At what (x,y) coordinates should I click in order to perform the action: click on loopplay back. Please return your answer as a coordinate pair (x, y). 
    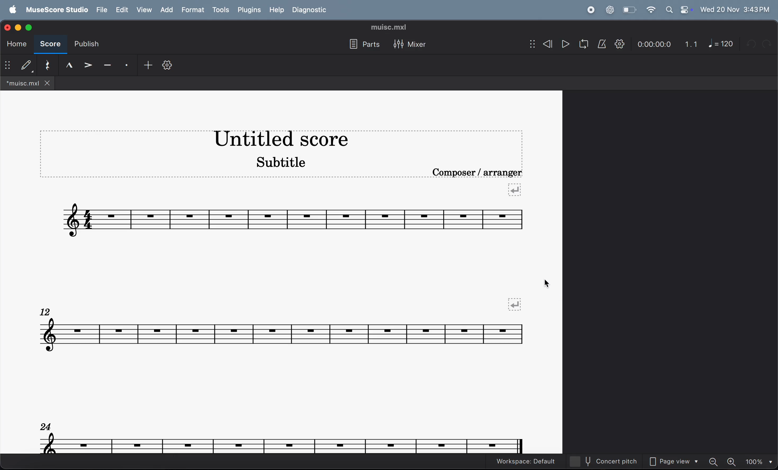
    Looking at the image, I should click on (581, 44).